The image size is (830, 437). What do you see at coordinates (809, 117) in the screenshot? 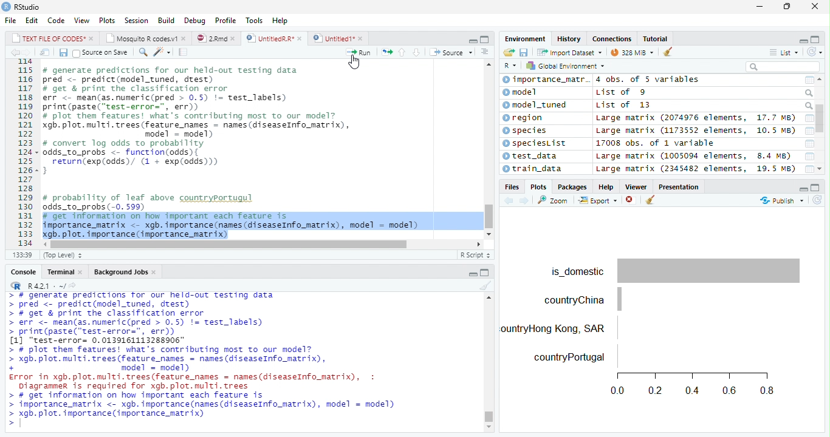
I see `Date` at bounding box center [809, 117].